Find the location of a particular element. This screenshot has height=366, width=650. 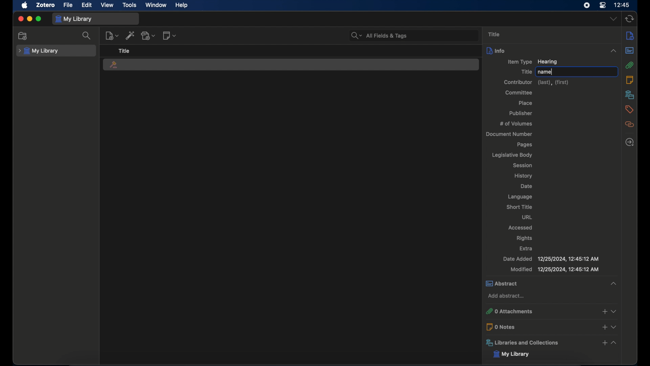

my library is located at coordinates (38, 51).